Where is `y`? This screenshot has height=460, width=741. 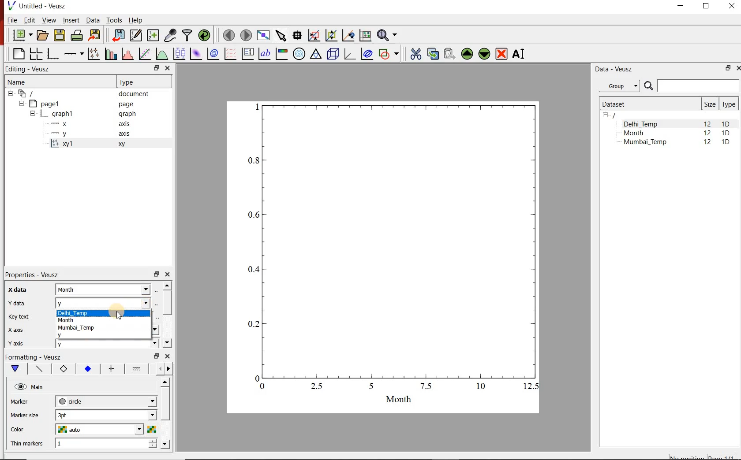 y is located at coordinates (107, 345).